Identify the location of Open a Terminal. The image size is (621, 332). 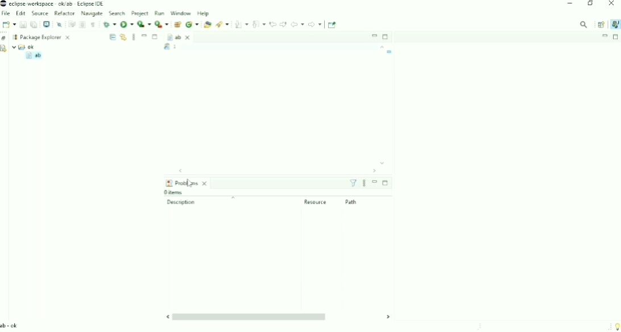
(47, 24).